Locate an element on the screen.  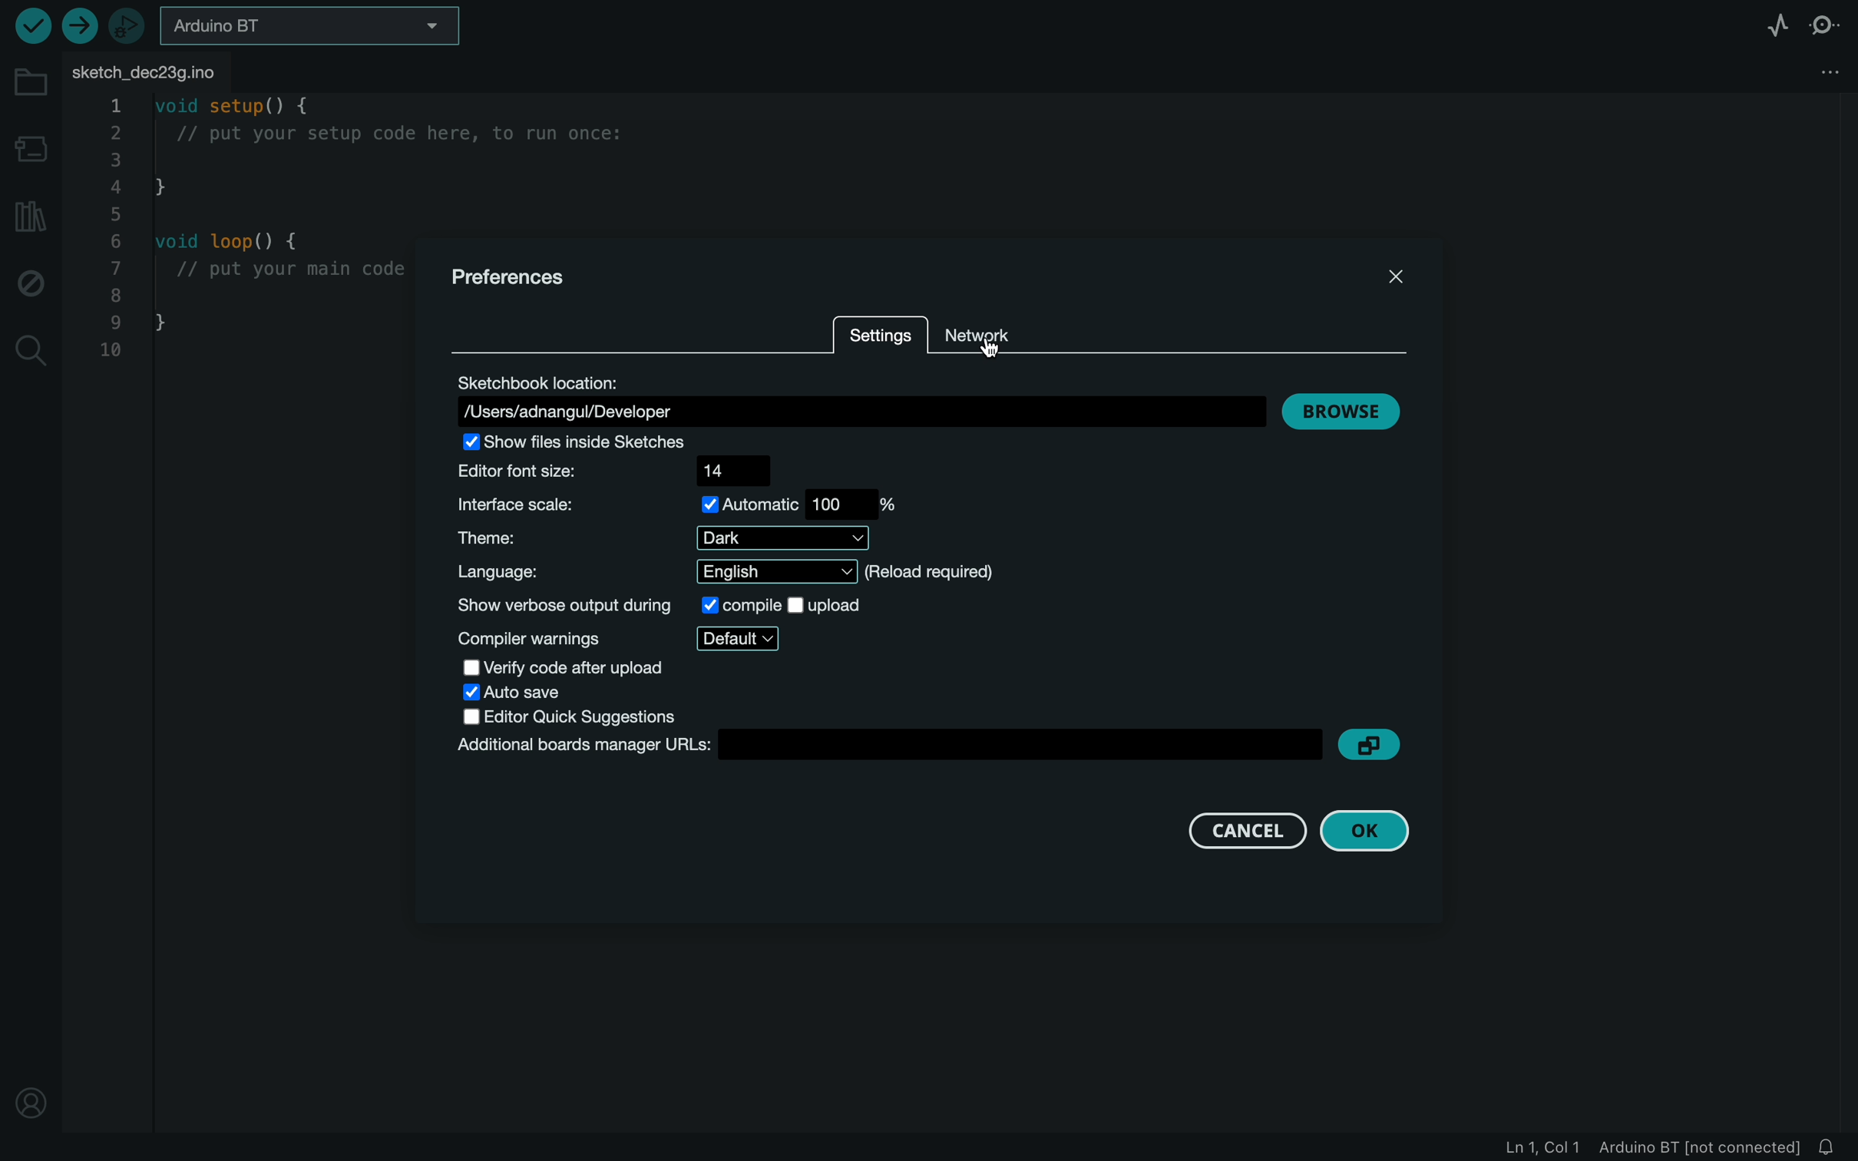
notification is located at coordinates (1833, 1147).